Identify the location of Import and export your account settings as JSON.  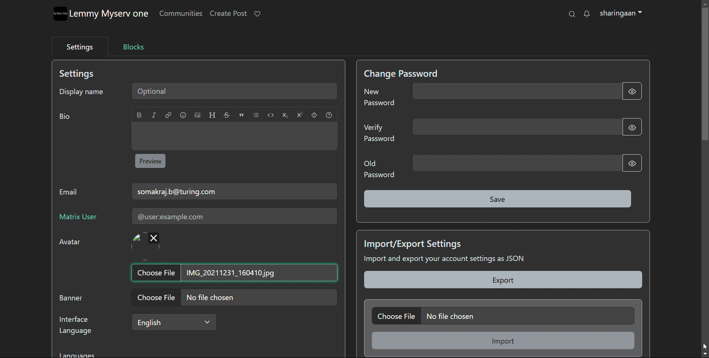
(463, 260).